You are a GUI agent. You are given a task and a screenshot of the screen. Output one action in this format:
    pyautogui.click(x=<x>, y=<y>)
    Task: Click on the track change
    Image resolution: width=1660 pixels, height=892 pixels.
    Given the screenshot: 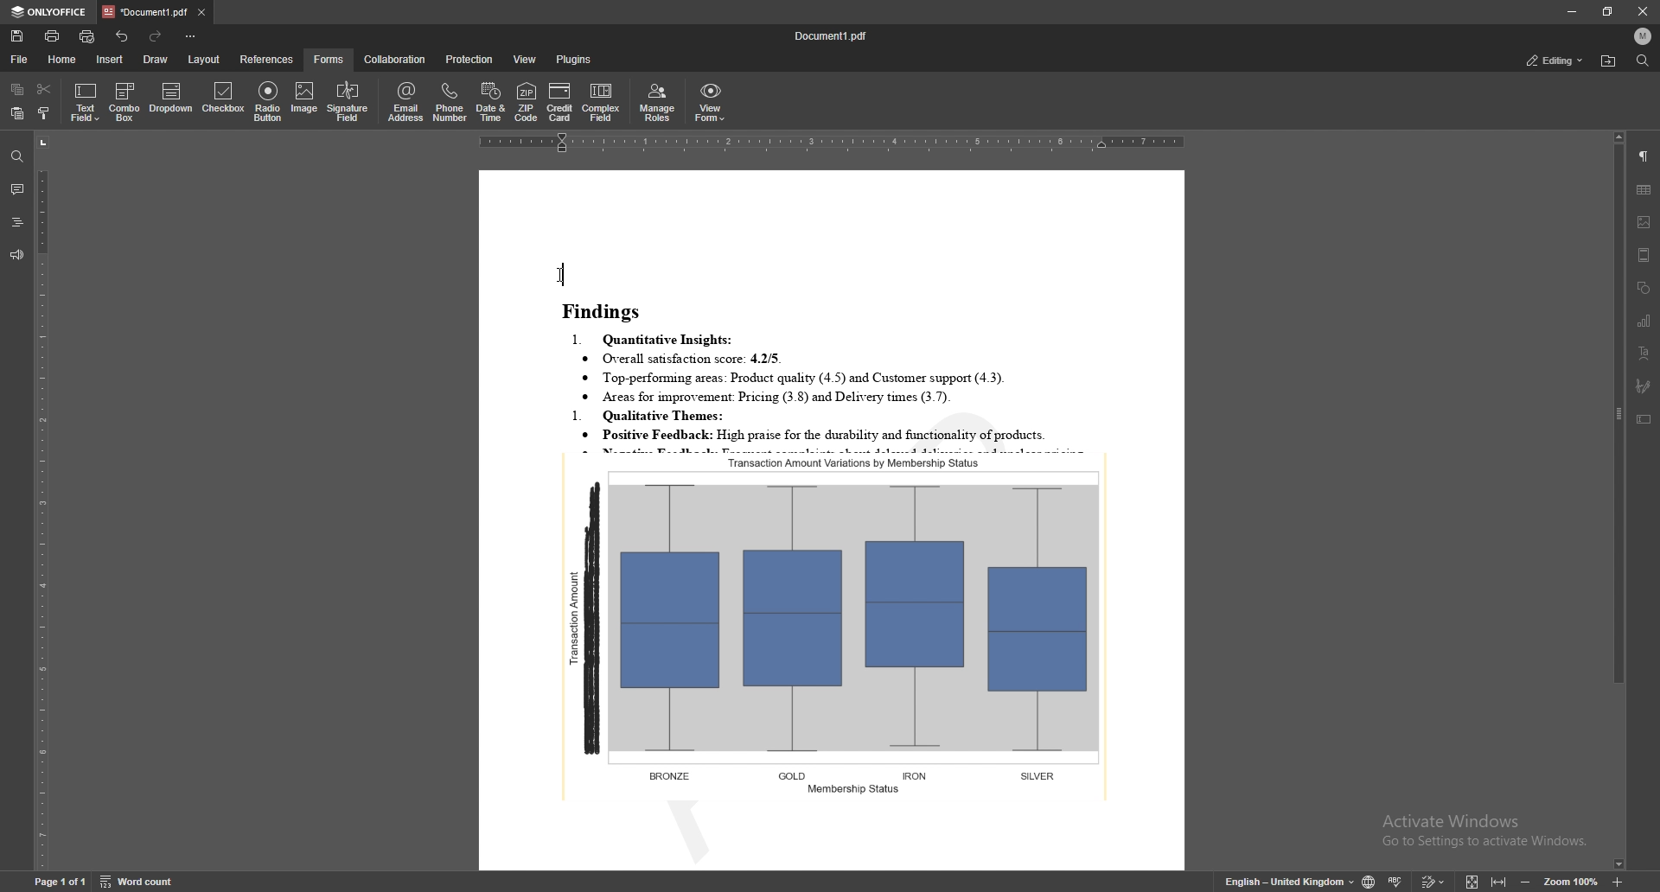 What is the action you would take?
    pyautogui.click(x=1433, y=881)
    